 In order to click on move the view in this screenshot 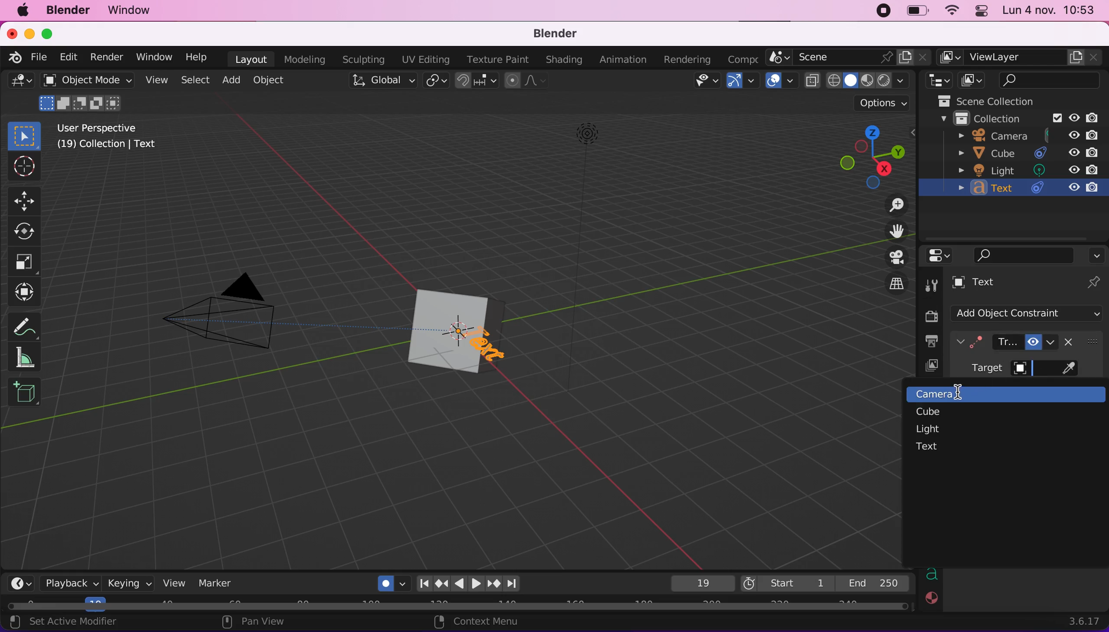, I will do `click(896, 232)`.